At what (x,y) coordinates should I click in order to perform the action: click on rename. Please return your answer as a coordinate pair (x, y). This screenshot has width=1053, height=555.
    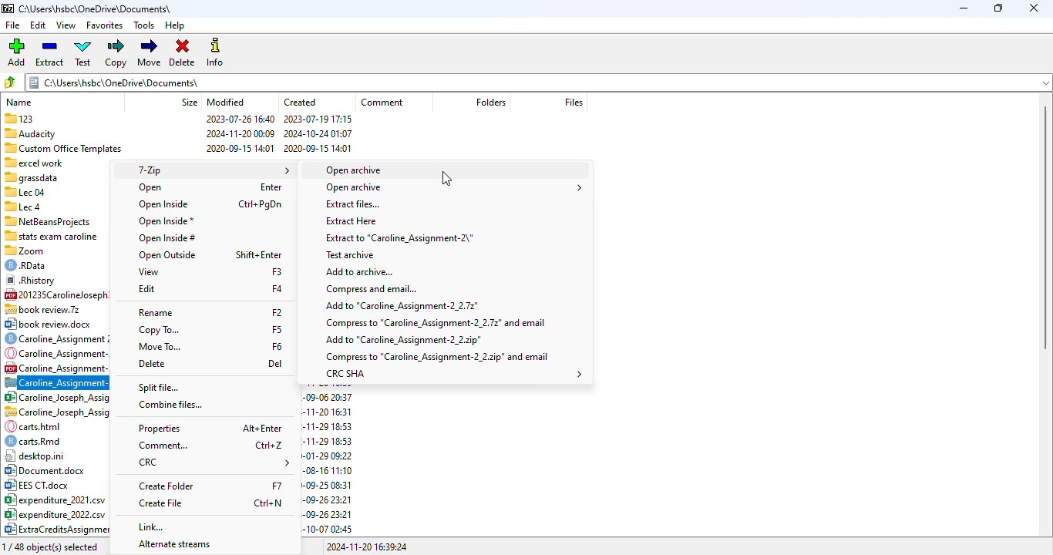
    Looking at the image, I should click on (155, 313).